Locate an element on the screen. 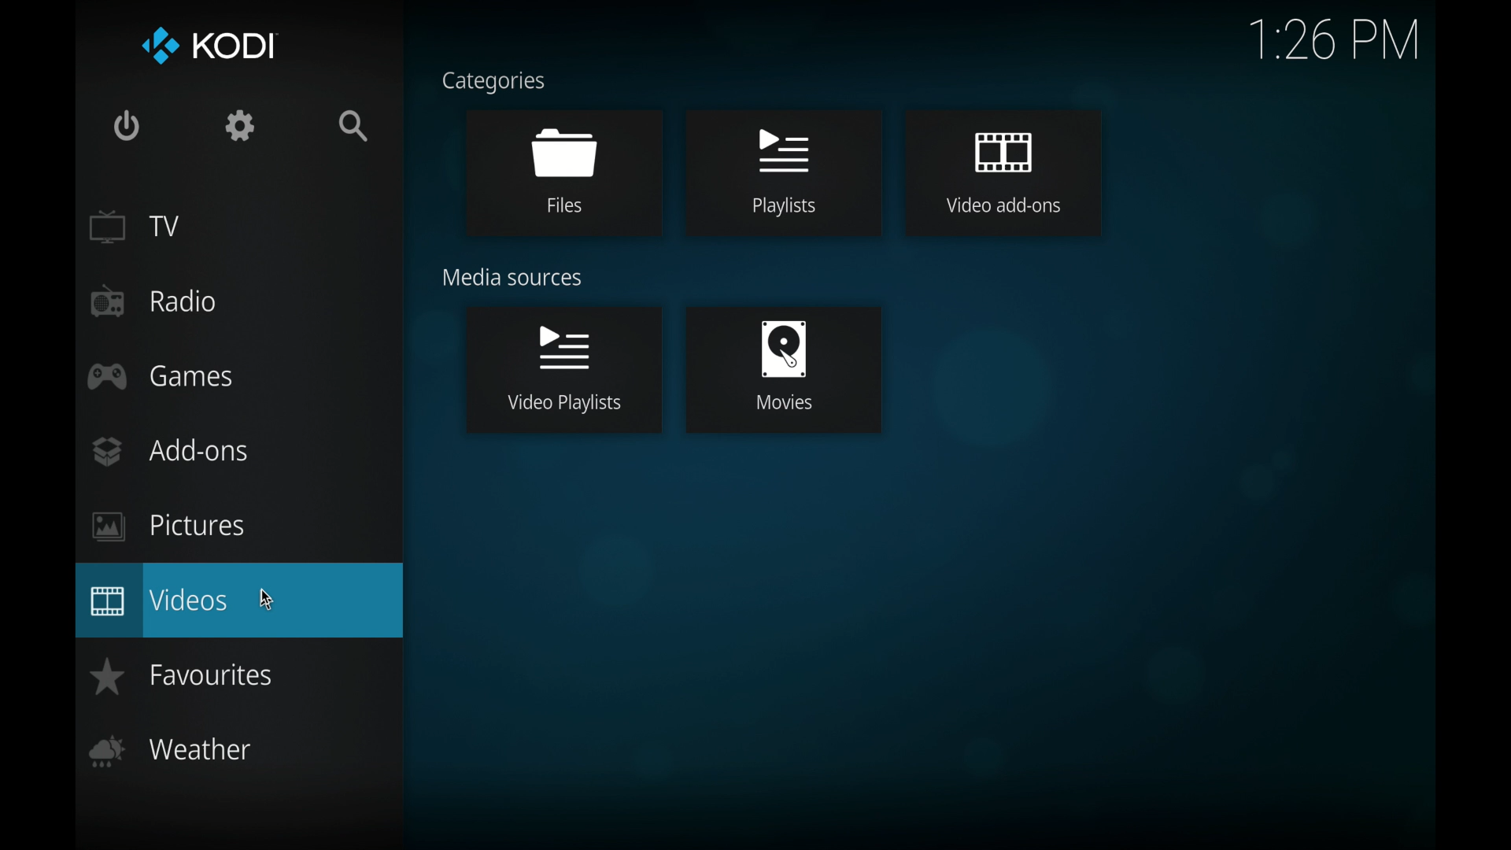  media sources is located at coordinates (513, 278).